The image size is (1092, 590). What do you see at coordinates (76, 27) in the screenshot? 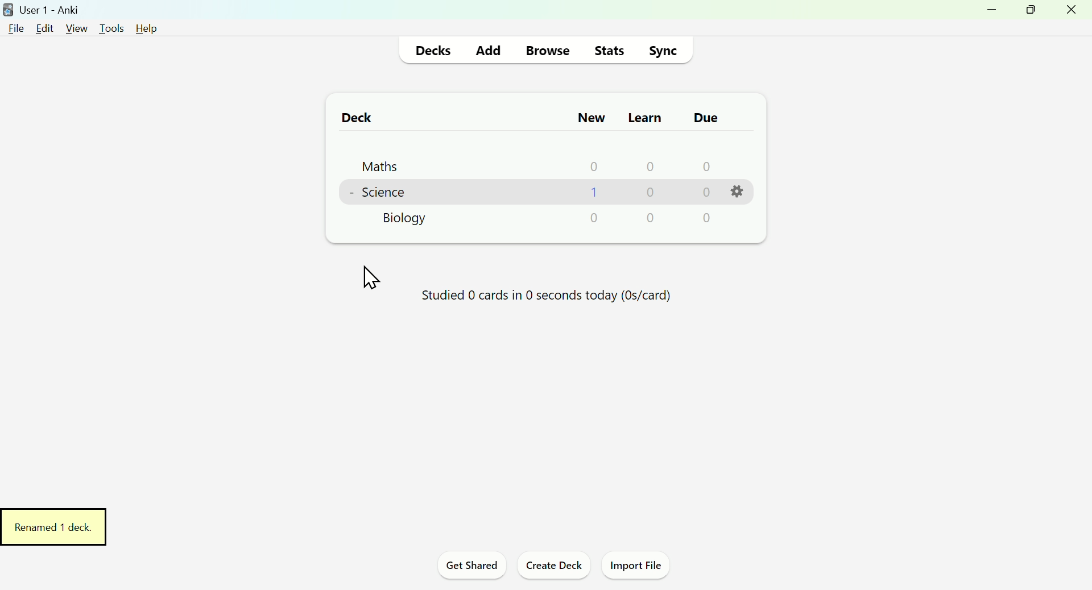
I see `View` at bounding box center [76, 27].